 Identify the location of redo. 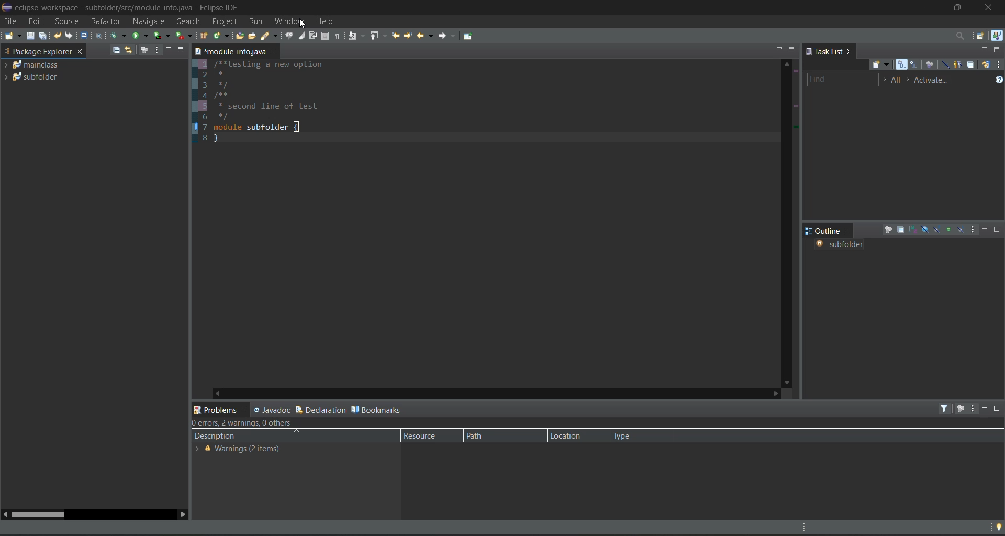
(71, 36).